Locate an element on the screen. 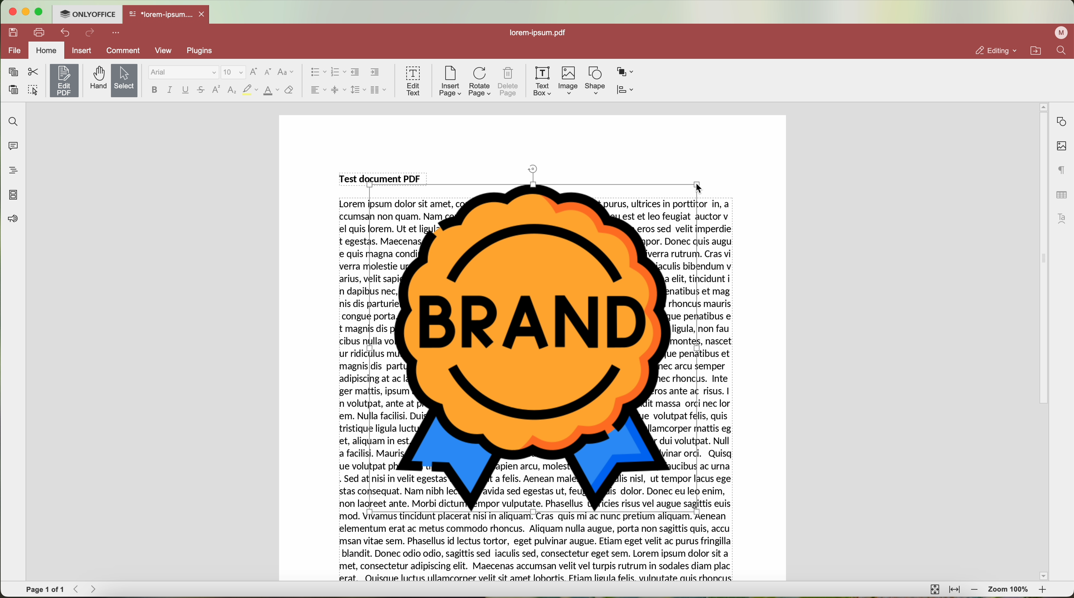  fit to width is located at coordinates (954, 590).